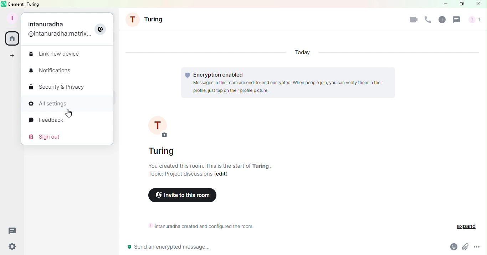 Image resolution: width=487 pixels, height=255 pixels. What do you see at coordinates (162, 151) in the screenshot?
I see `turing` at bounding box center [162, 151].